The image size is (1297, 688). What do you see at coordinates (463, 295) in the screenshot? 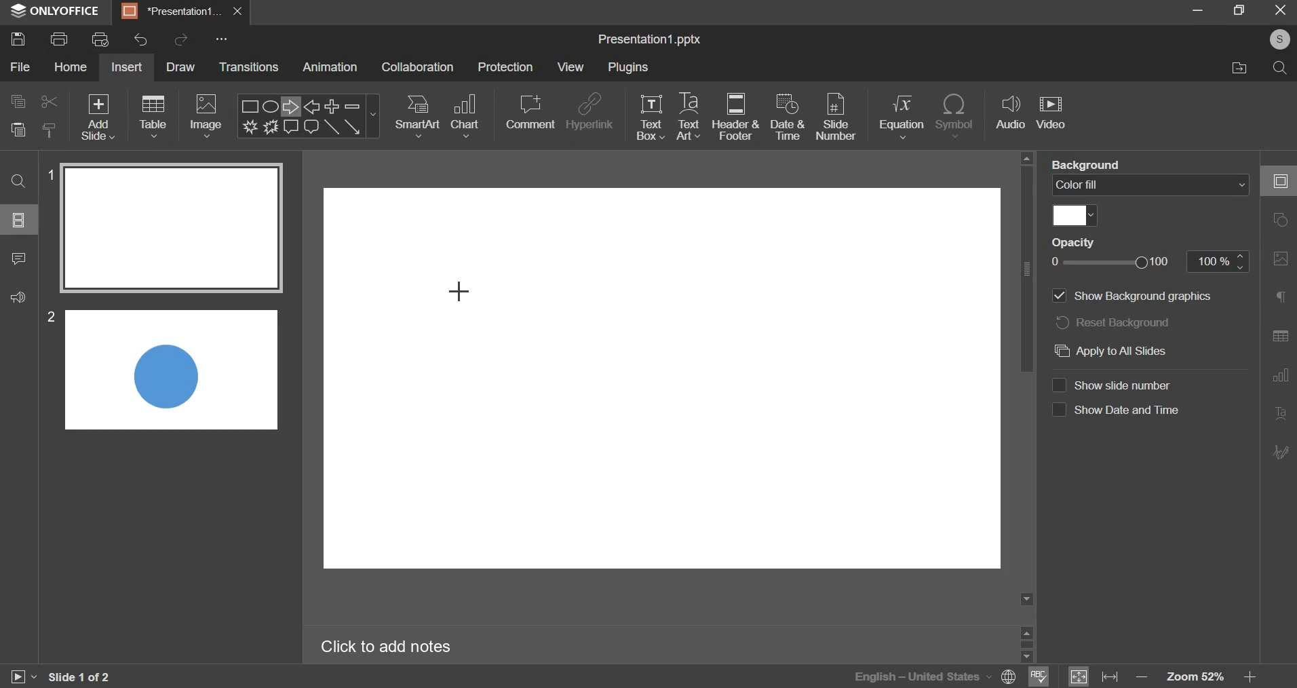
I see `Cursor` at bounding box center [463, 295].